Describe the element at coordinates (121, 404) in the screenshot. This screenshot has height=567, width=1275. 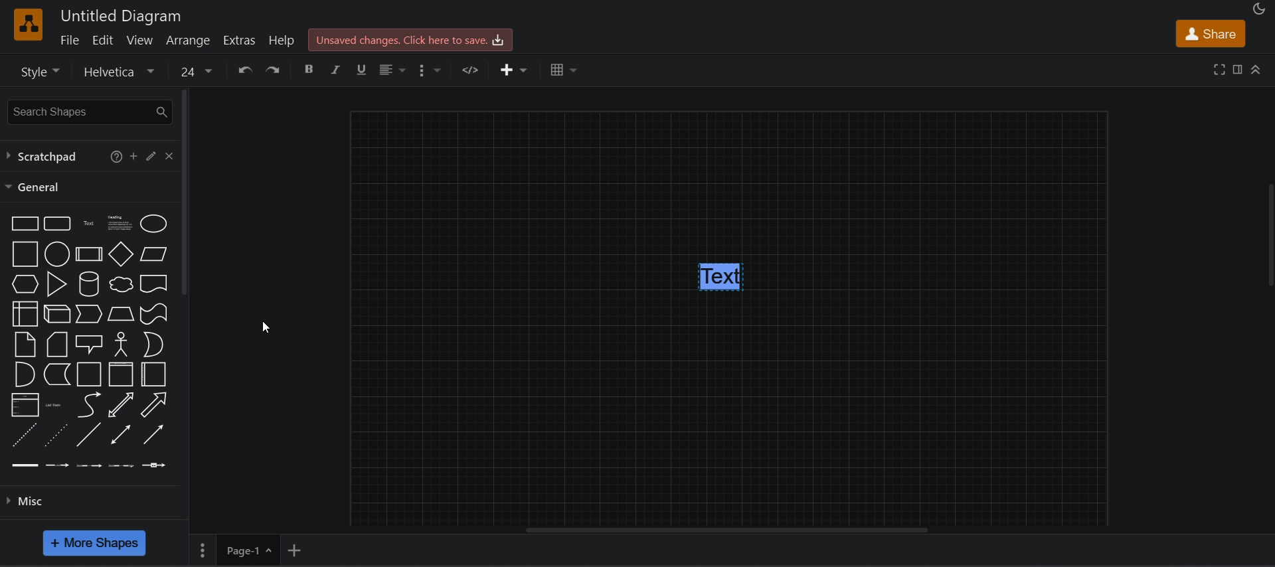
I see `Bidirectional arrow` at that location.